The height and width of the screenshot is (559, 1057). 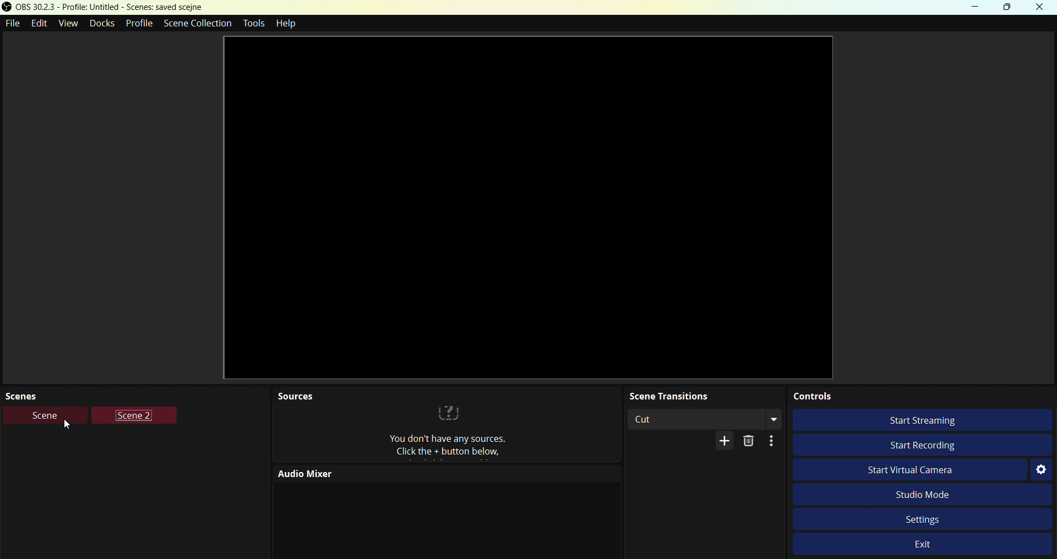 I want to click on Minimize, so click(x=976, y=8).